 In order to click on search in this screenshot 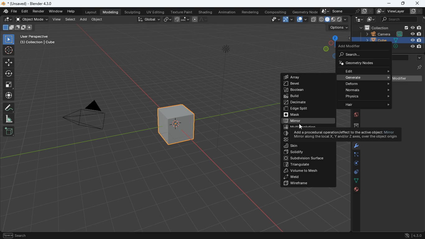, I will do `click(397, 20)`.